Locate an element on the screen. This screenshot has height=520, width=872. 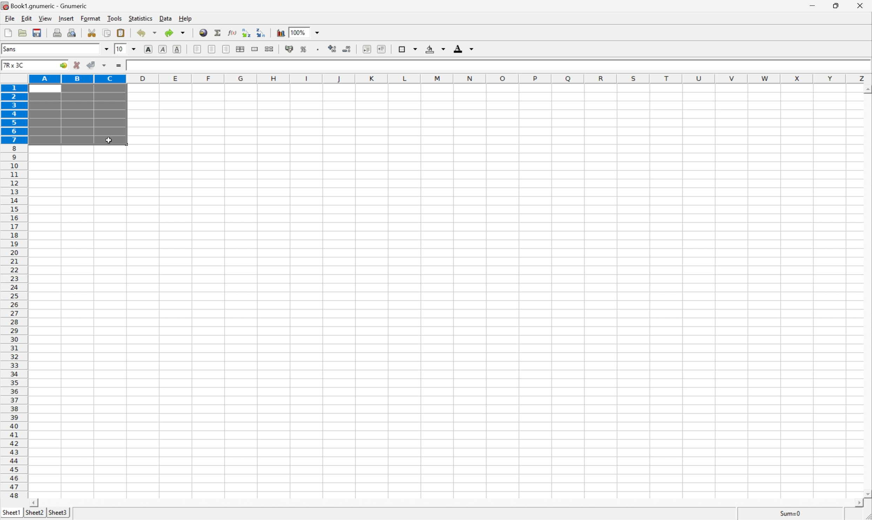
edit function in current cell is located at coordinates (232, 32).